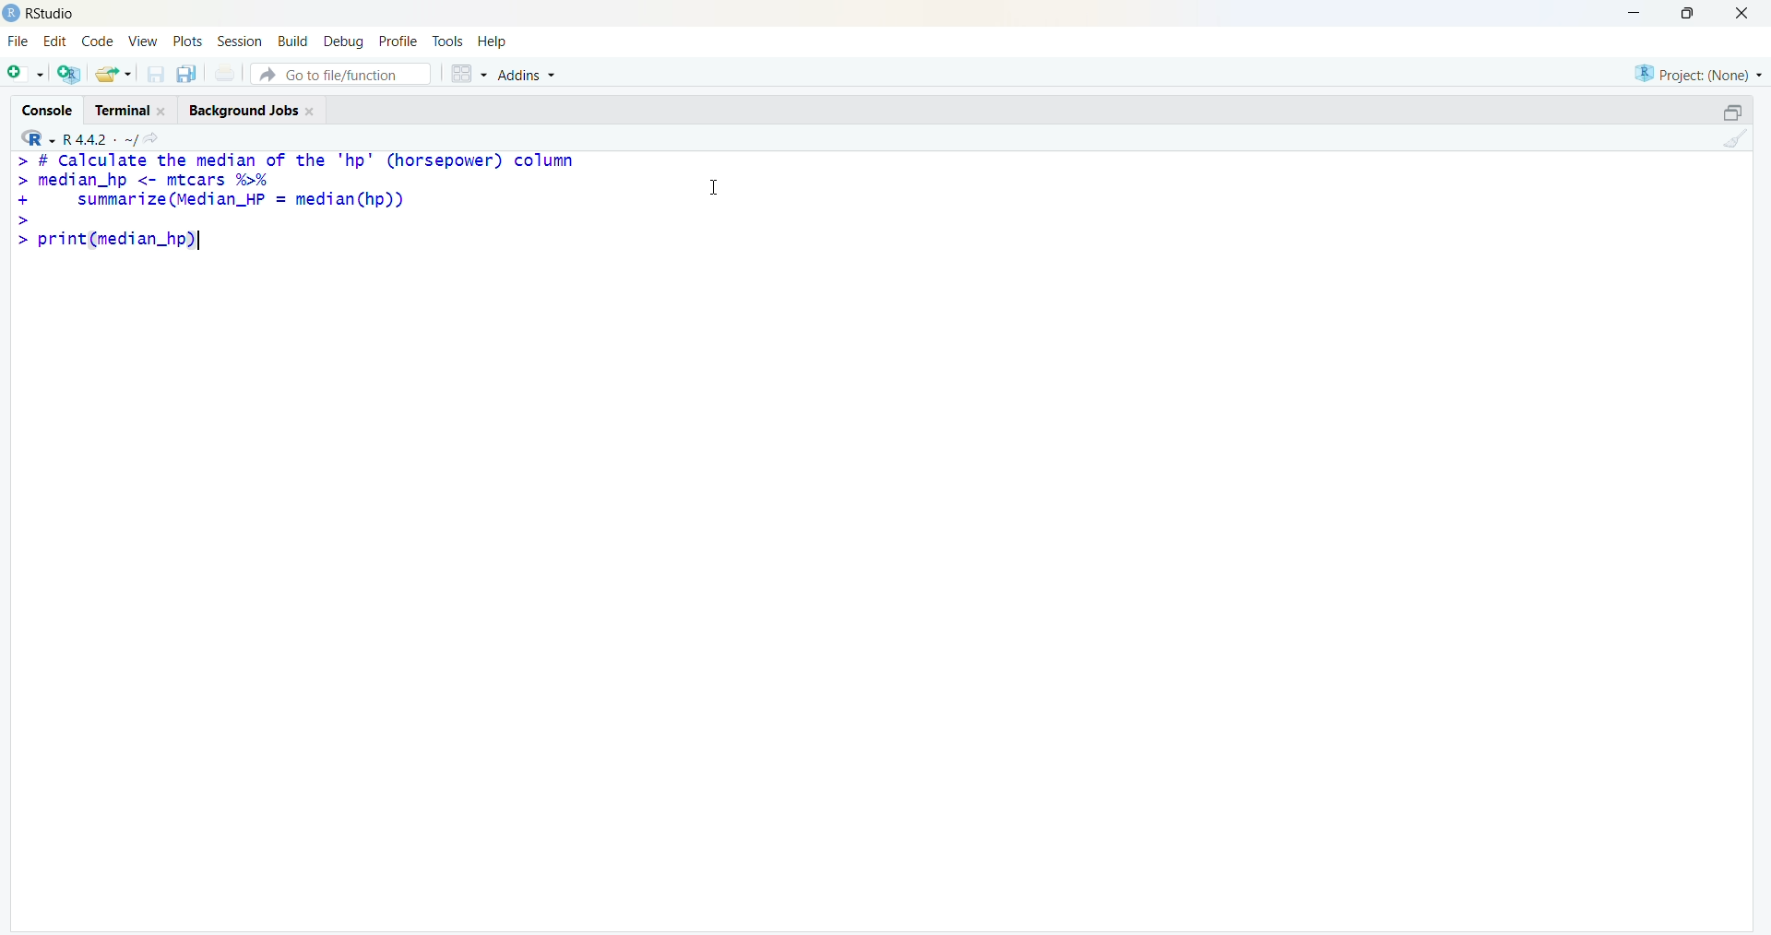 Image resolution: width=1771 pixels, height=935 pixels. What do you see at coordinates (97, 41) in the screenshot?
I see `code` at bounding box center [97, 41].